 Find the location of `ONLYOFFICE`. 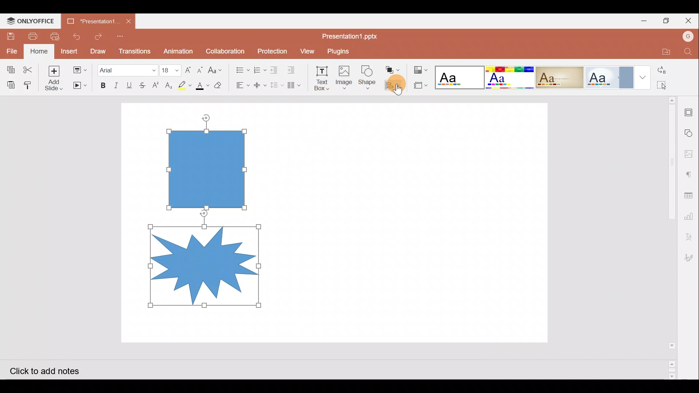

ONLYOFFICE is located at coordinates (32, 20).